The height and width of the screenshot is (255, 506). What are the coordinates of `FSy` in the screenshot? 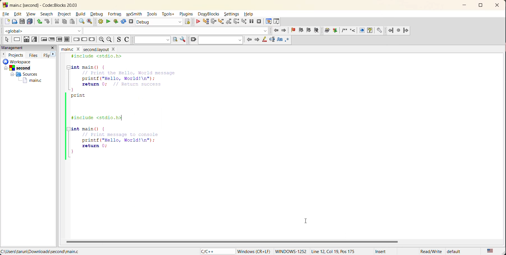 It's located at (46, 55).